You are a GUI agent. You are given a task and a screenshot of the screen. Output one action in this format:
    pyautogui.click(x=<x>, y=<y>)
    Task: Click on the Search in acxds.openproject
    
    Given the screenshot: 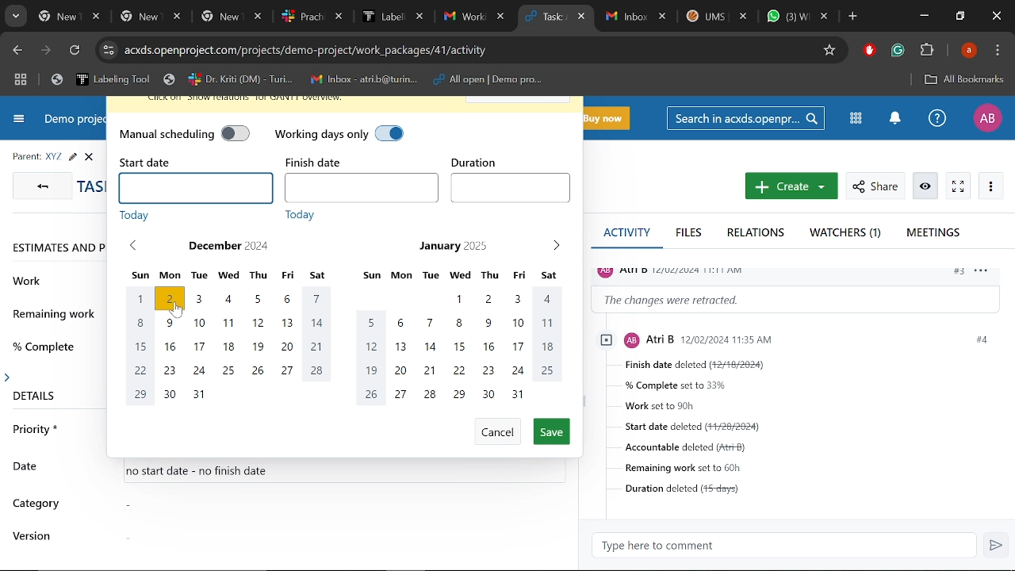 What is the action you would take?
    pyautogui.click(x=745, y=118)
    